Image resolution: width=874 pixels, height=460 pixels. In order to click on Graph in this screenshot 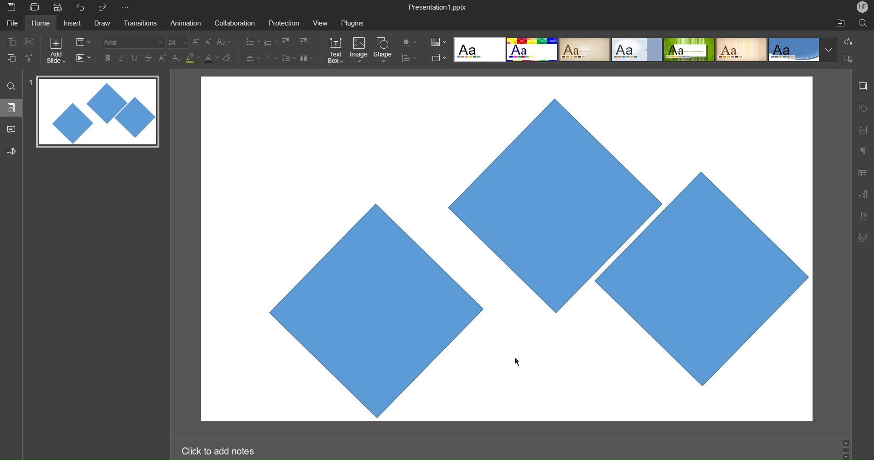, I will do `click(863, 196)`.